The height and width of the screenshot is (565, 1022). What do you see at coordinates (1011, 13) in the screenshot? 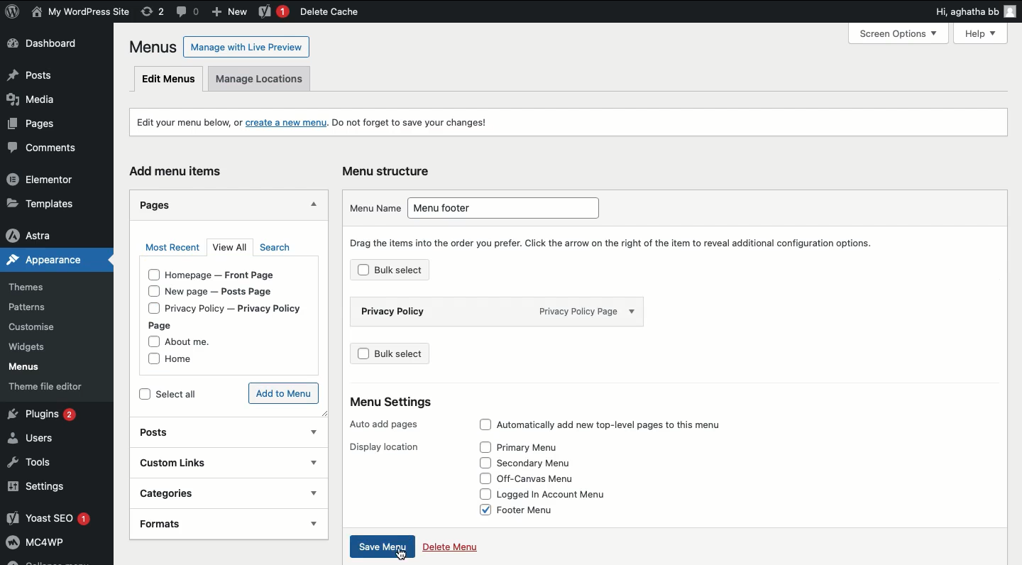
I see `user icon` at bounding box center [1011, 13].